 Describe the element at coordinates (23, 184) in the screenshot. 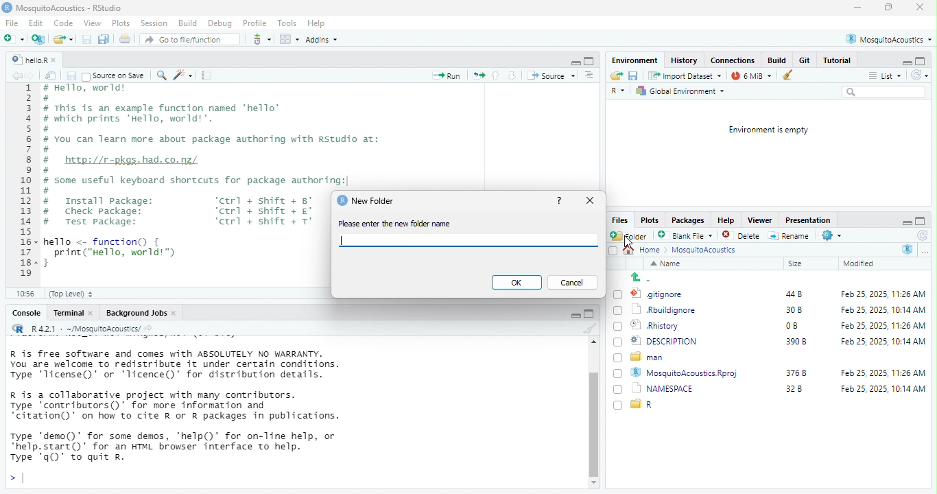

I see `+
2
3
4
5
6
7
8
9

10
11
12
13
14
15
16
17
18
19` at that location.